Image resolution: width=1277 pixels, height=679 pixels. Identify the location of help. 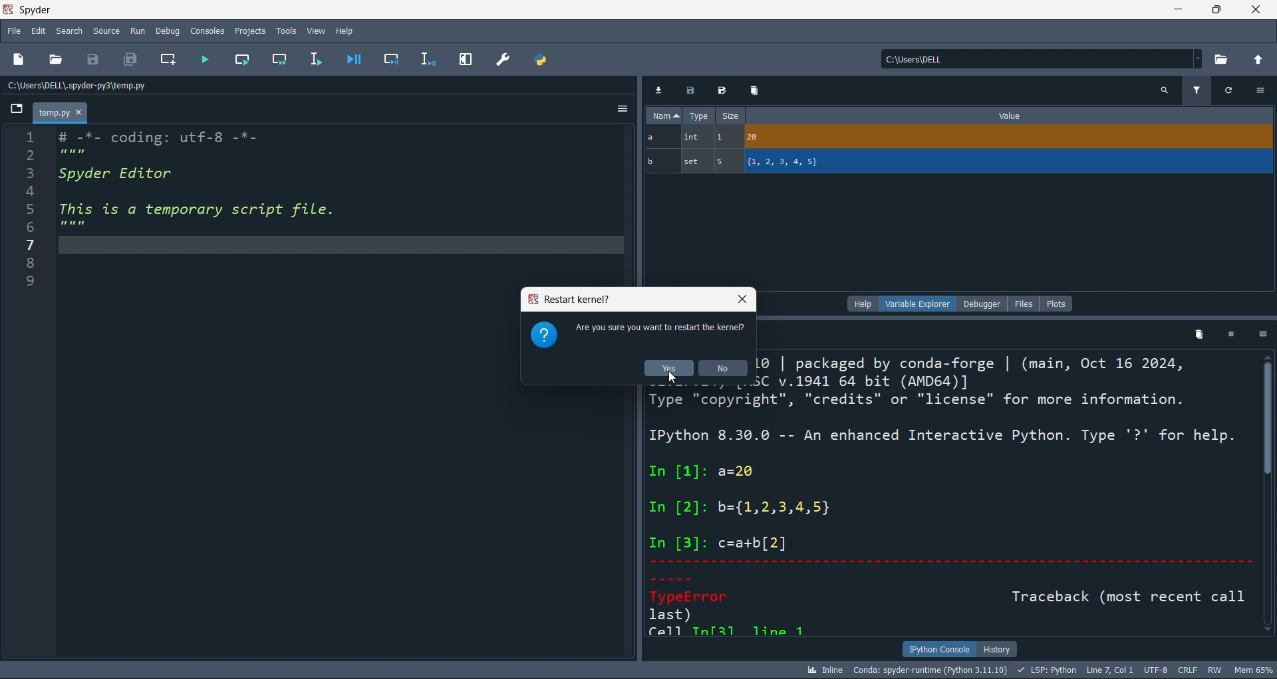
(862, 304).